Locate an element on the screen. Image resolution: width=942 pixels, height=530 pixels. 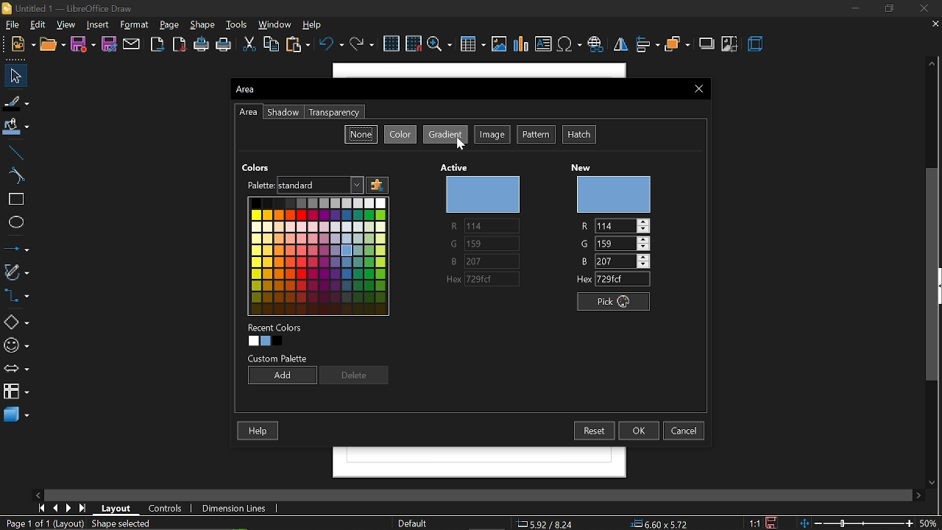
Insert is located at coordinates (99, 25).